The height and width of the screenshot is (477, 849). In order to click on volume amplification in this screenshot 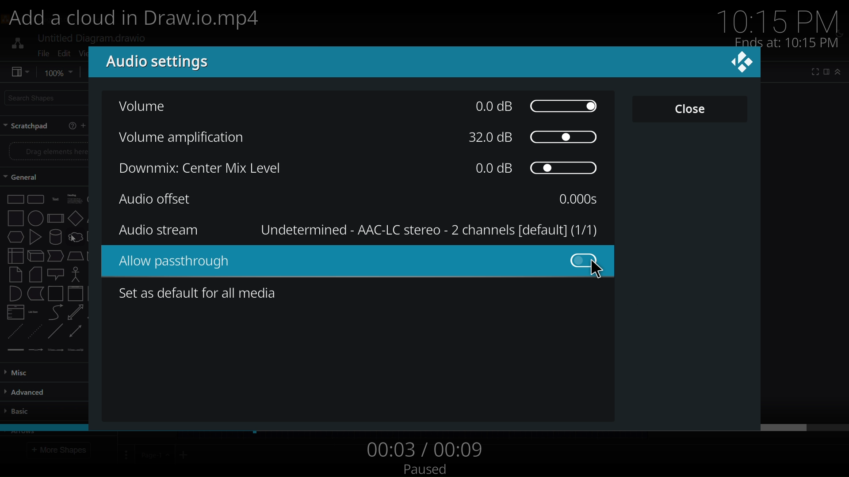, I will do `click(185, 140)`.